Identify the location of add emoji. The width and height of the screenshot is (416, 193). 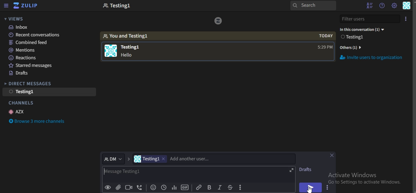
(154, 188).